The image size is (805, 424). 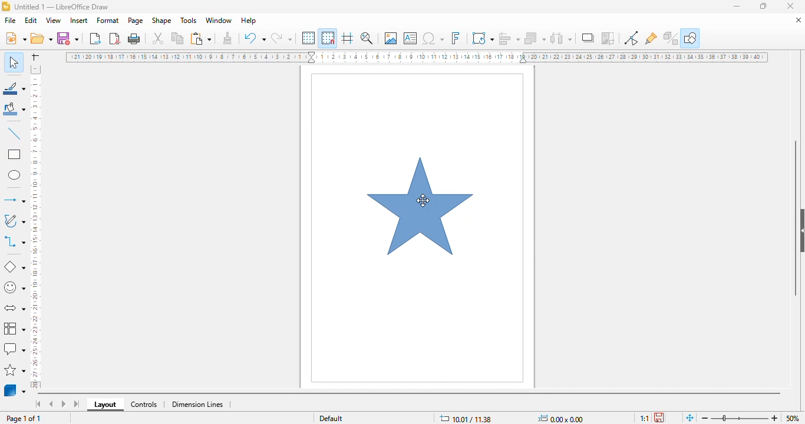 What do you see at coordinates (14, 62) in the screenshot?
I see `select` at bounding box center [14, 62].